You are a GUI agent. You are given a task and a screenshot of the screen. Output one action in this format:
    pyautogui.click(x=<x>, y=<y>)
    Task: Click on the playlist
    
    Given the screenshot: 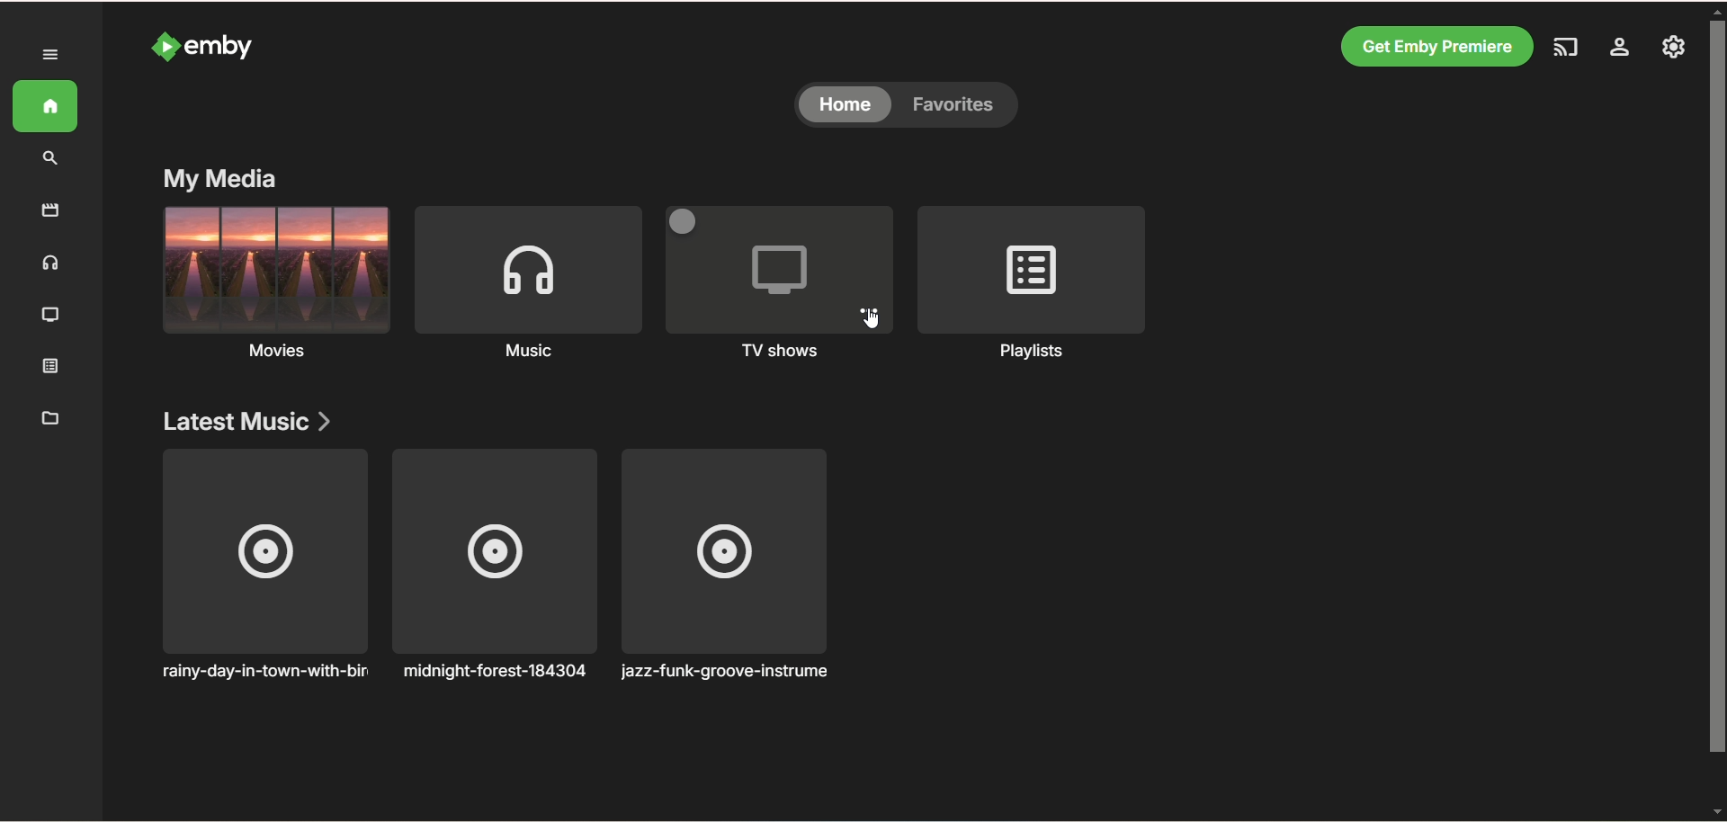 What is the action you would take?
    pyautogui.click(x=57, y=368)
    